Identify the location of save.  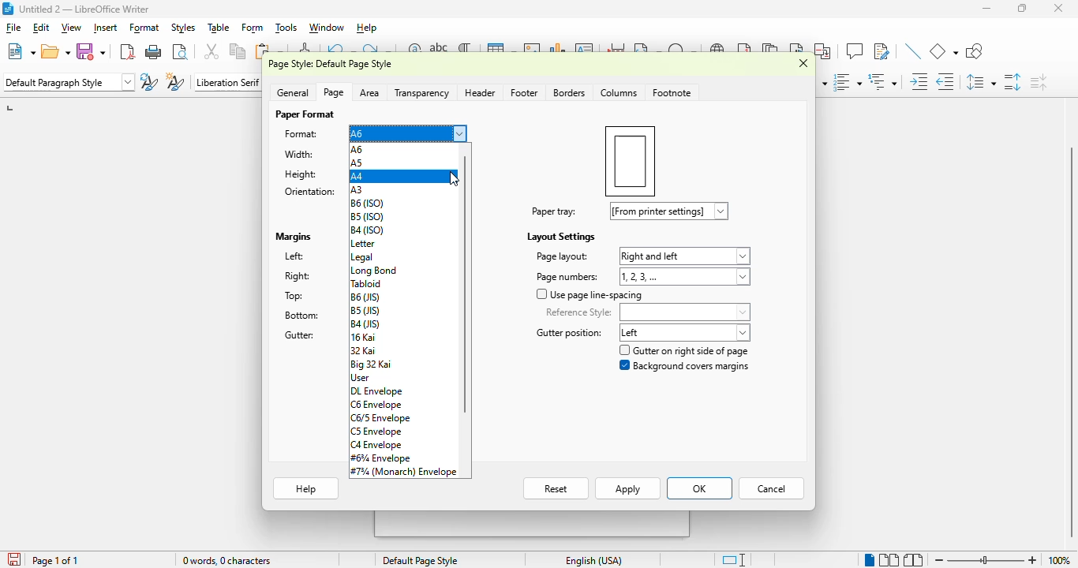
(92, 51).